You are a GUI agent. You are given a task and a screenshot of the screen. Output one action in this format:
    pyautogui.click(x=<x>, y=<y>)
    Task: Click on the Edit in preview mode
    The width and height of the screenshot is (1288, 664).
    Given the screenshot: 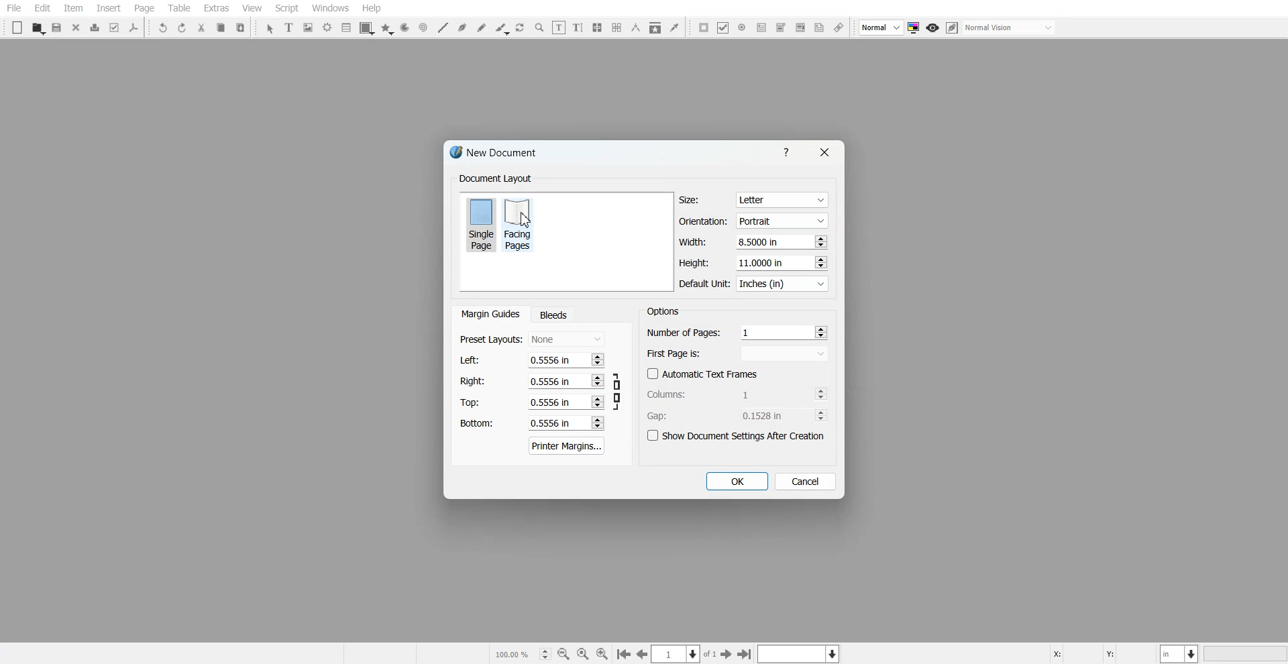 What is the action you would take?
    pyautogui.click(x=953, y=27)
    